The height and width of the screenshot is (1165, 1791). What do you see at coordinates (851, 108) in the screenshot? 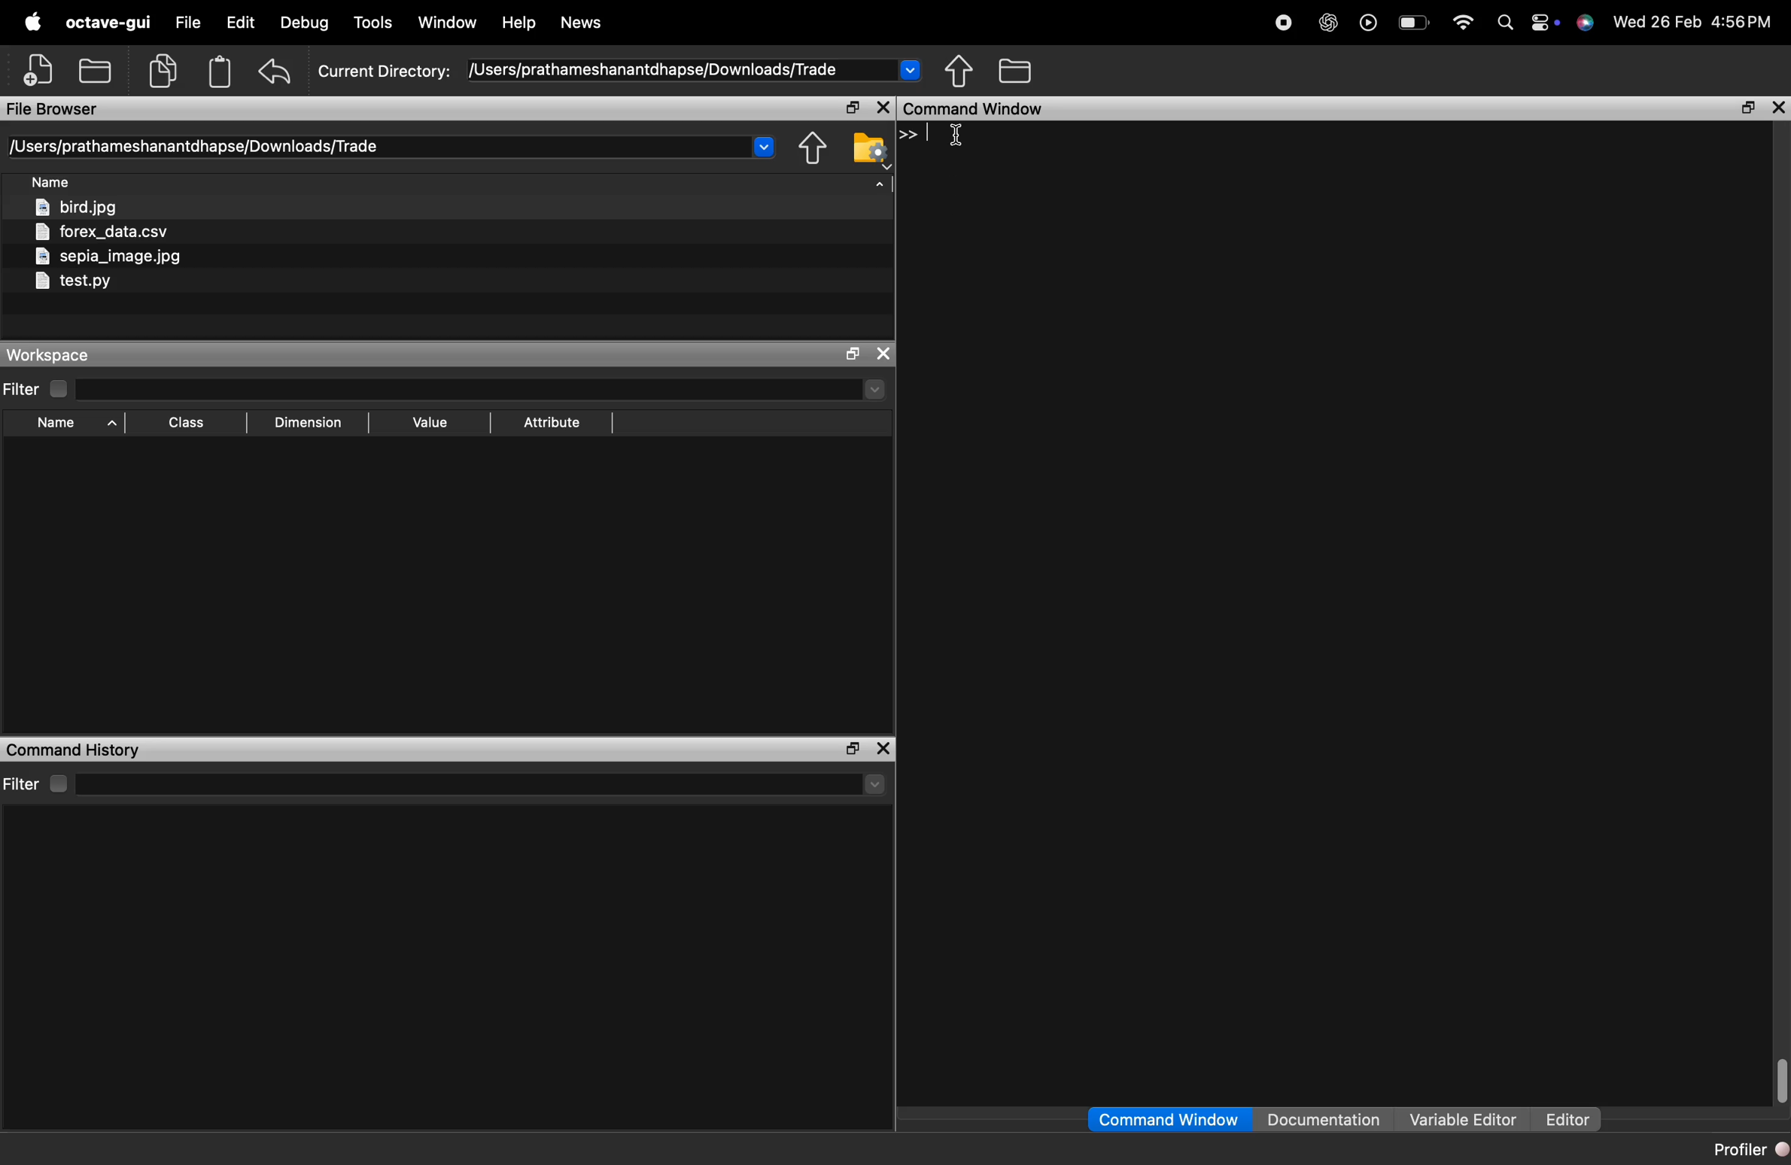
I see `separate the window` at bounding box center [851, 108].